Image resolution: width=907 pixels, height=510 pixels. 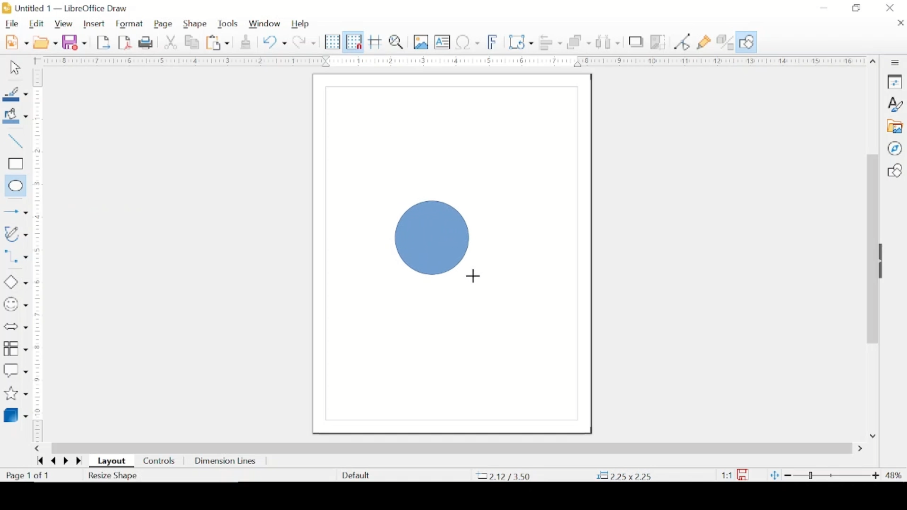 What do you see at coordinates (896, 62) in the screenshot?
I see `sidebar settings` at bounding box center [896, 62].